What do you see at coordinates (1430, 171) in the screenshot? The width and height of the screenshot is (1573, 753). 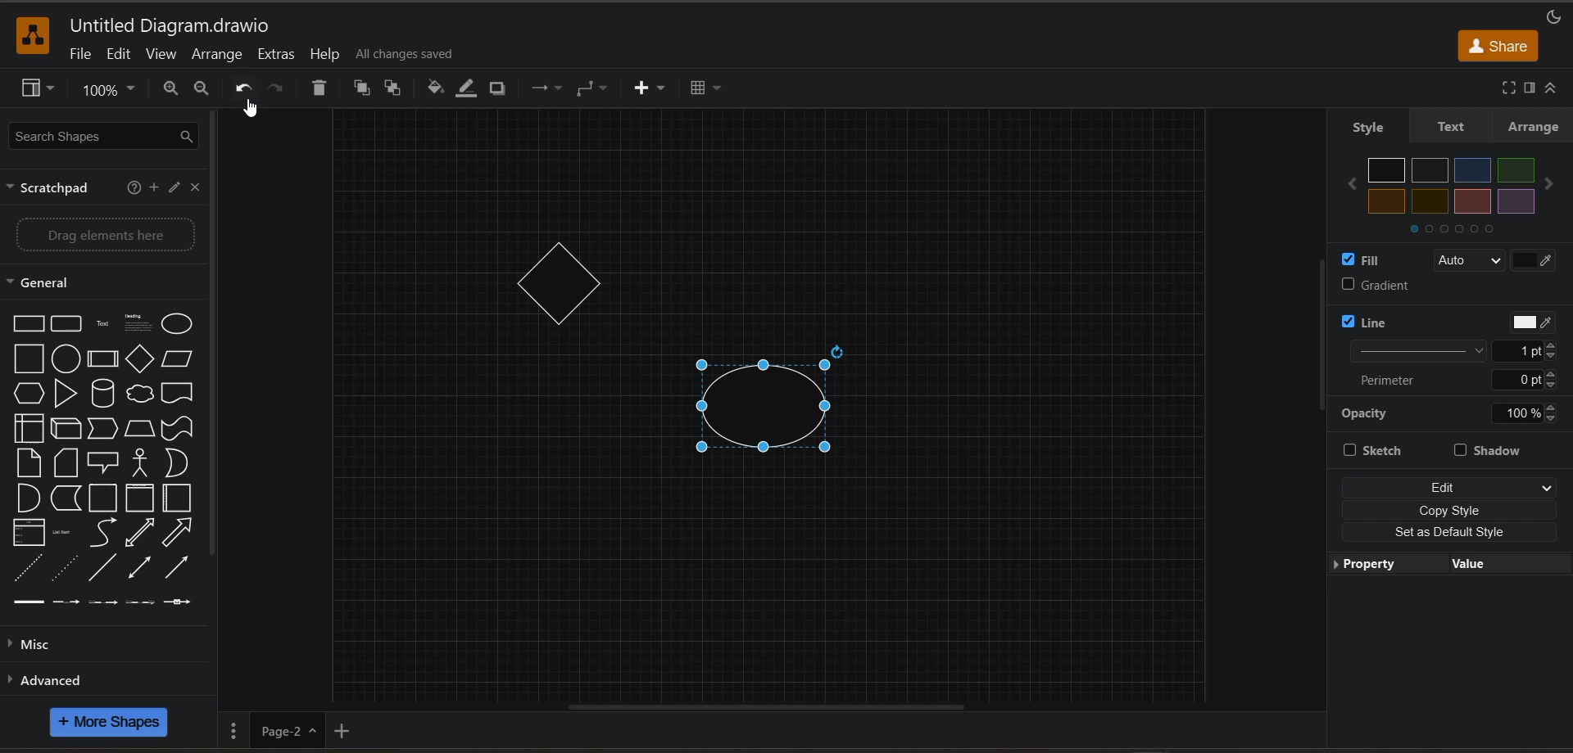 I see `Color 2` at bounding box center [1430, 171].